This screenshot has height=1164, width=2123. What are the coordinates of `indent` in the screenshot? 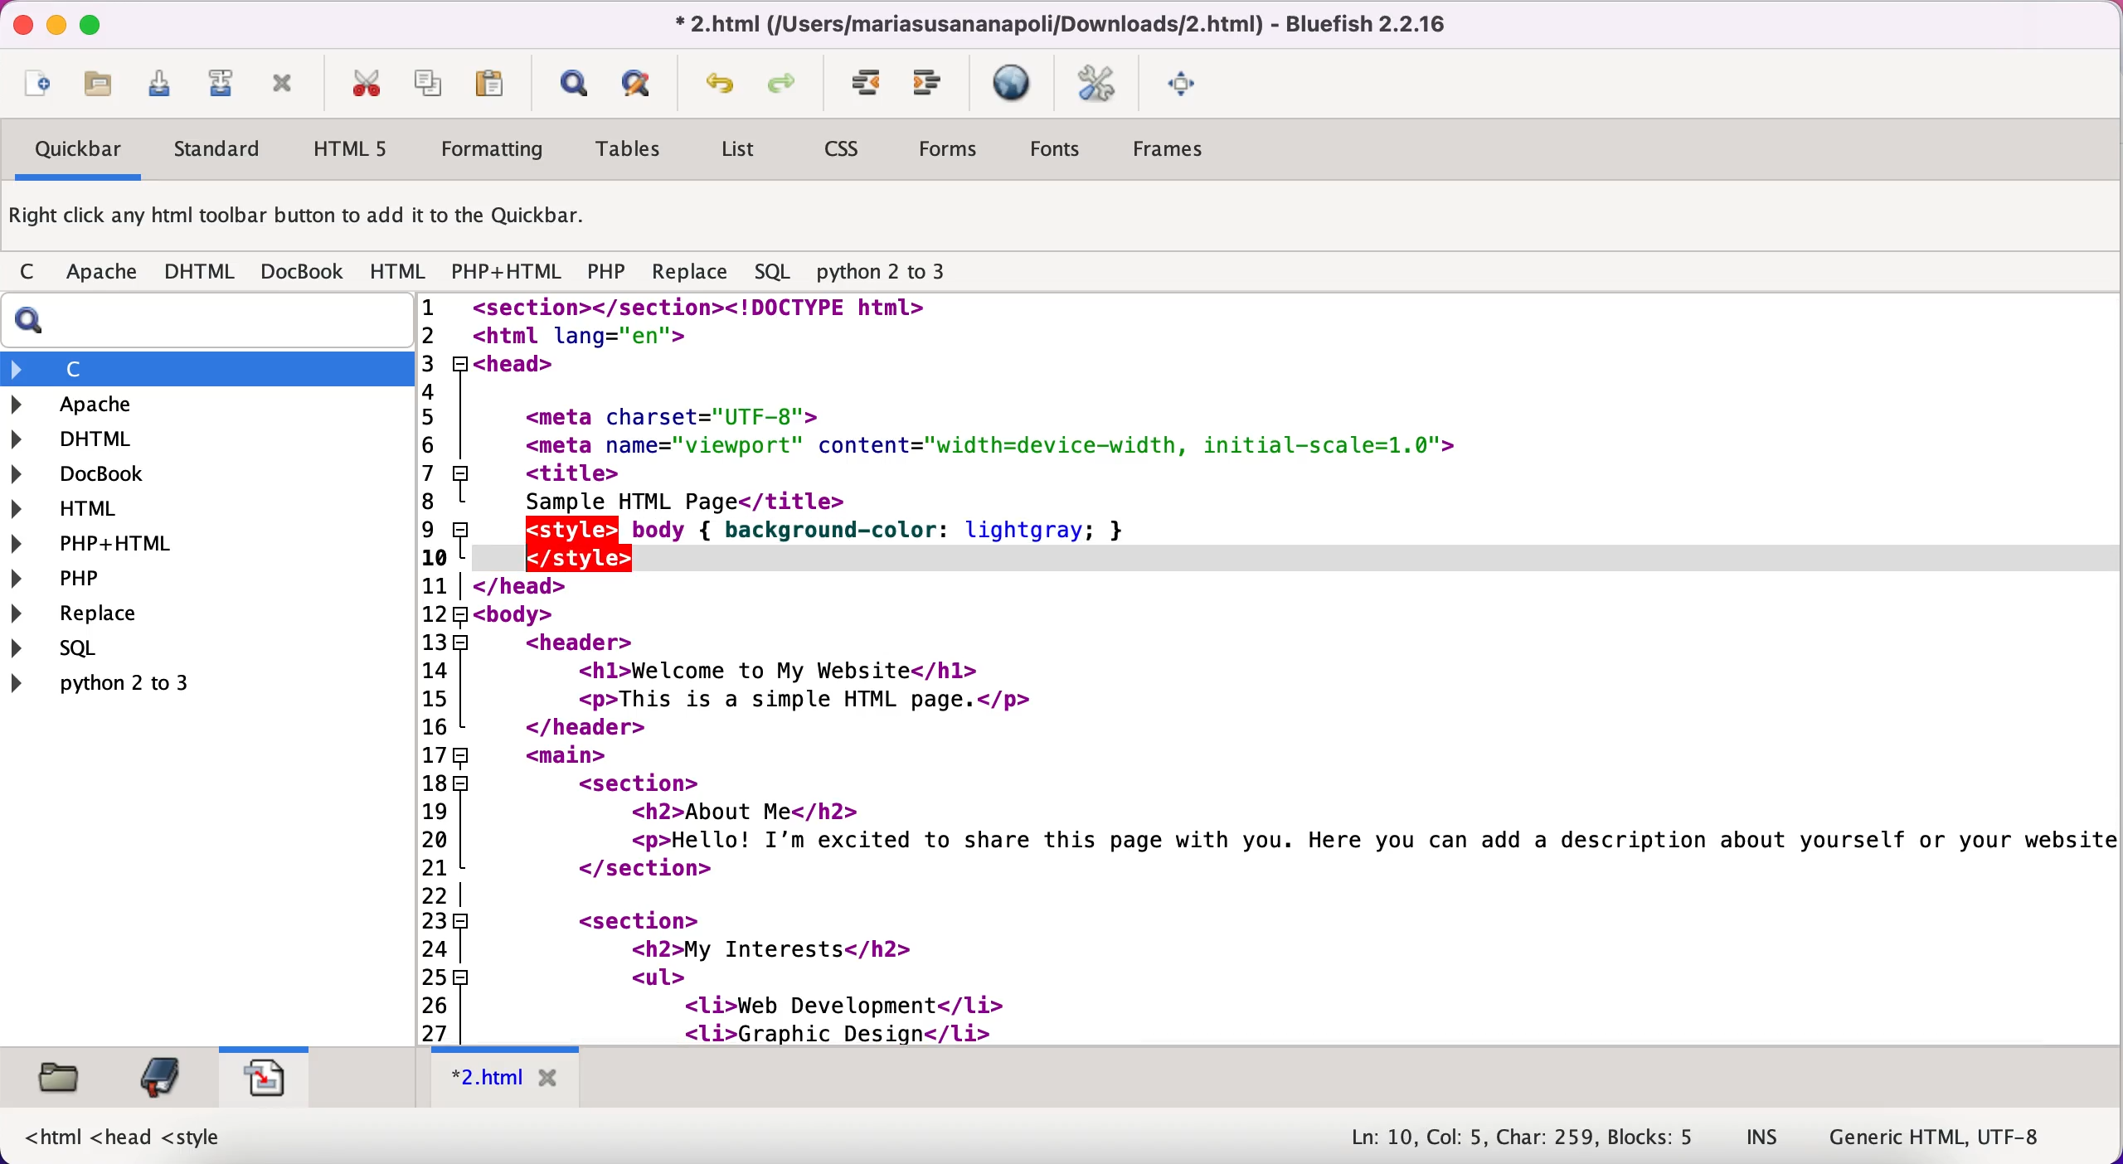 It's located at (867, 84).